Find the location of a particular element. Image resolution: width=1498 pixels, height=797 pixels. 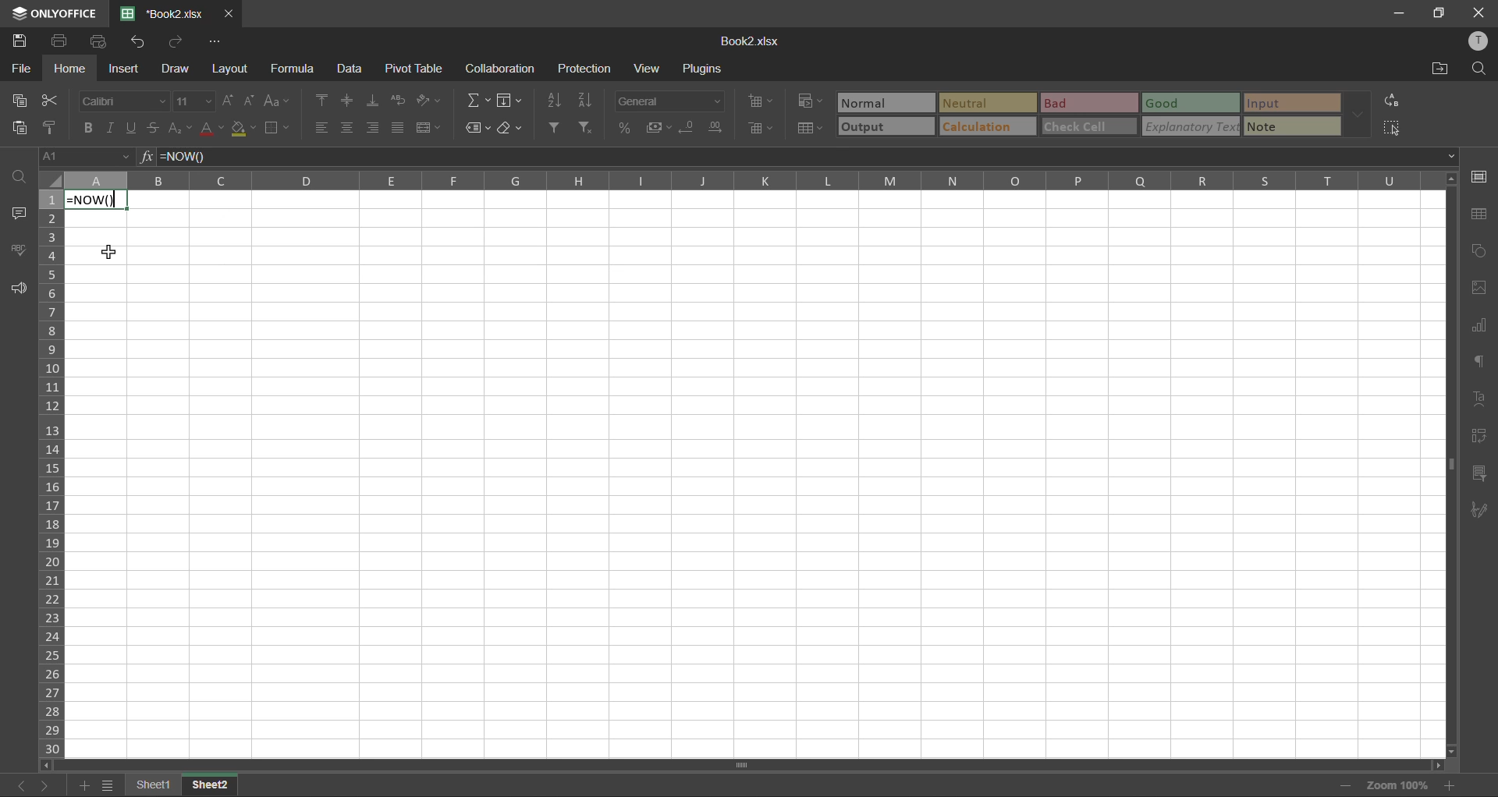

fields is located at coordinates (509, 102).